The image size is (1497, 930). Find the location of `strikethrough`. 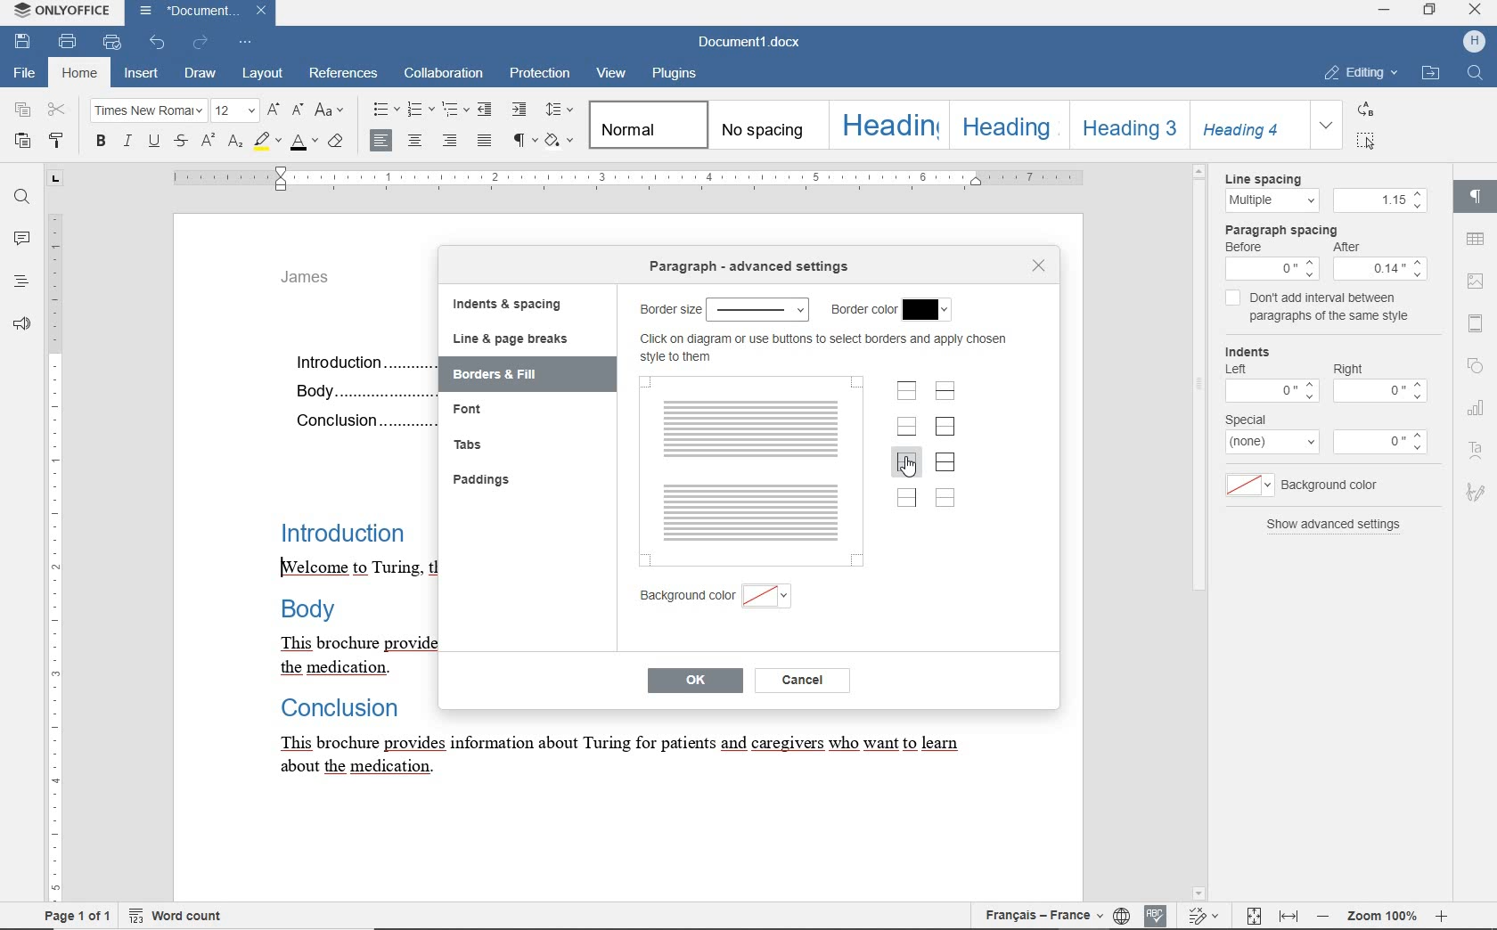

strikethrough is located at coordinates (184, 142).